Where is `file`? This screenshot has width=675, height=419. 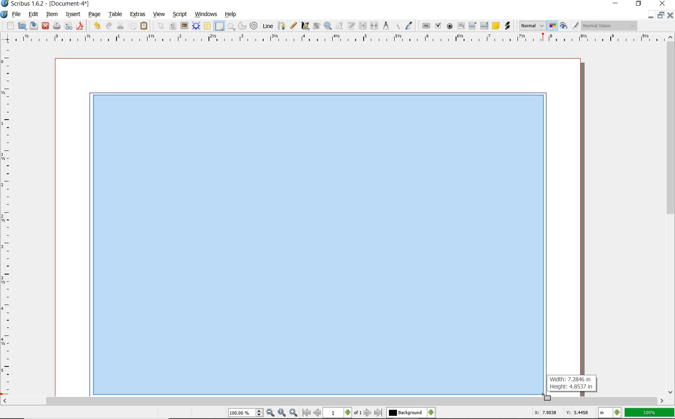 file is located at coordinates (17, 15).